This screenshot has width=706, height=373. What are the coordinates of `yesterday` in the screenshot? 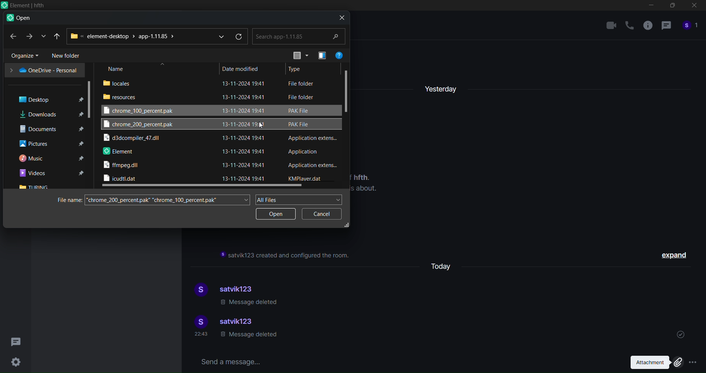 It's located at (442, 87).